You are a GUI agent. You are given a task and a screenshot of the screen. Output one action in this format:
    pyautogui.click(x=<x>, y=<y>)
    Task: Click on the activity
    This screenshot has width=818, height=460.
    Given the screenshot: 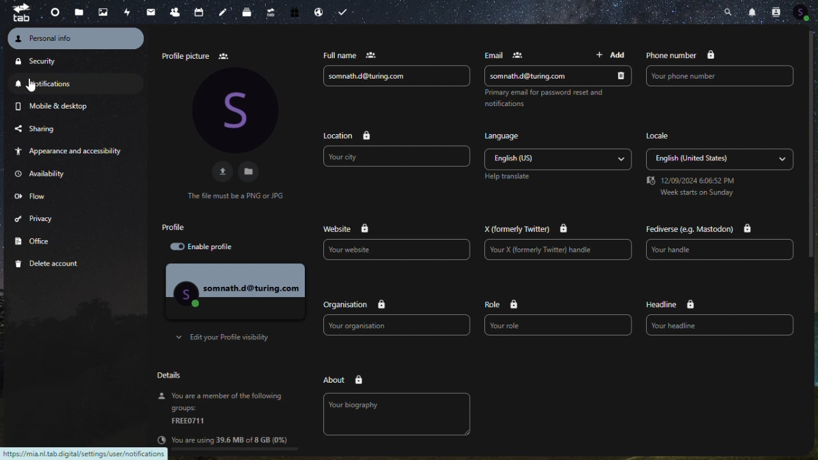 What is the action you would take?
    pyautogui.click(x=125, y=10)
    